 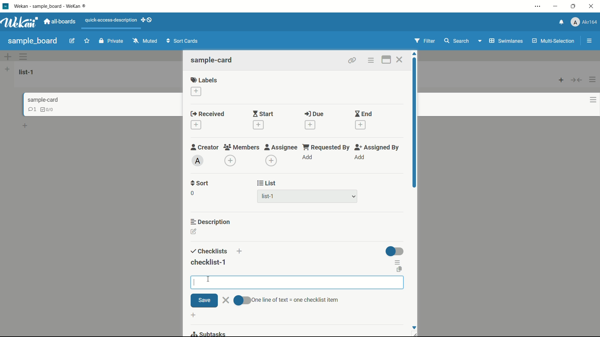 I want to click on edit description, so click(x=194, y=232).